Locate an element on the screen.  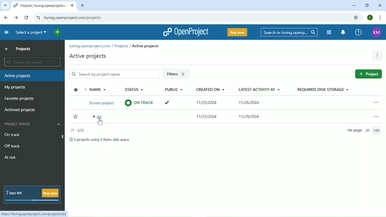
7 days left is located at coordinates (32, 194).